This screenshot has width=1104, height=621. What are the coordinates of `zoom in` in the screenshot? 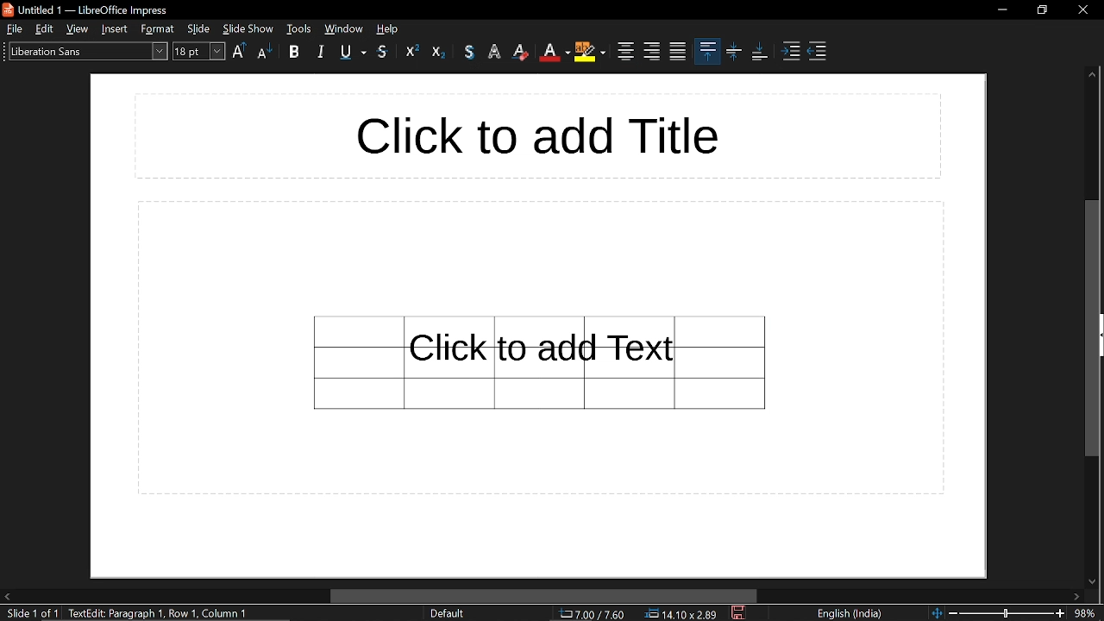 It's located at (1060, 613).